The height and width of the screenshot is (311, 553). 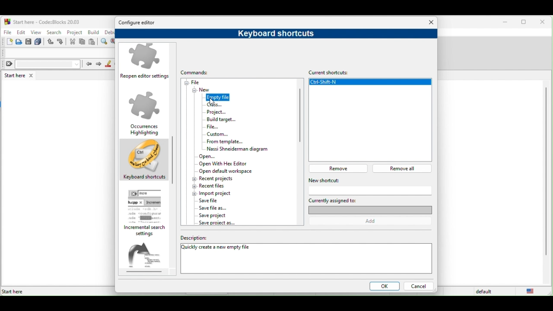 I want to click on scroll bar moved, so click(x=172, y=153).